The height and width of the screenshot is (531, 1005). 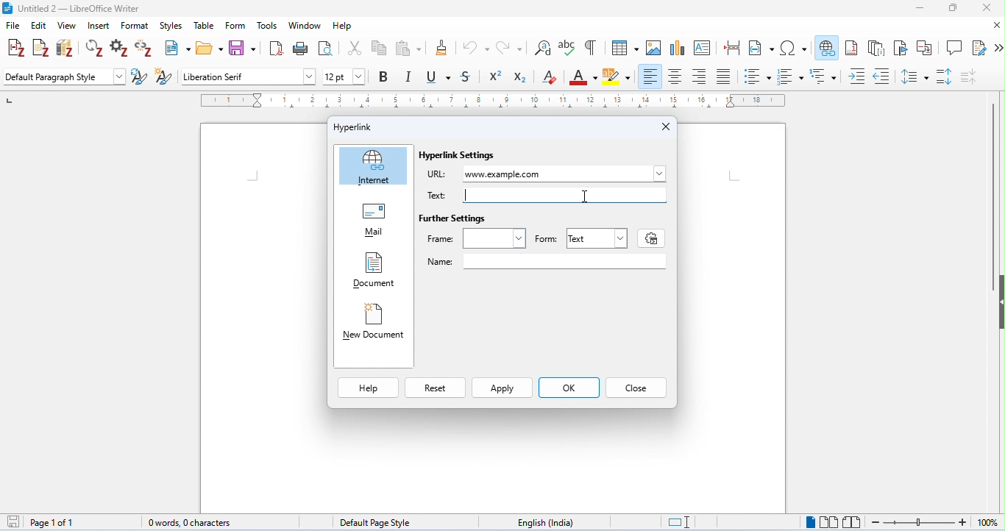 What do you see at coordinates (243, 48) in the screenshot?
I see `save` at bounding box center [243, 48].